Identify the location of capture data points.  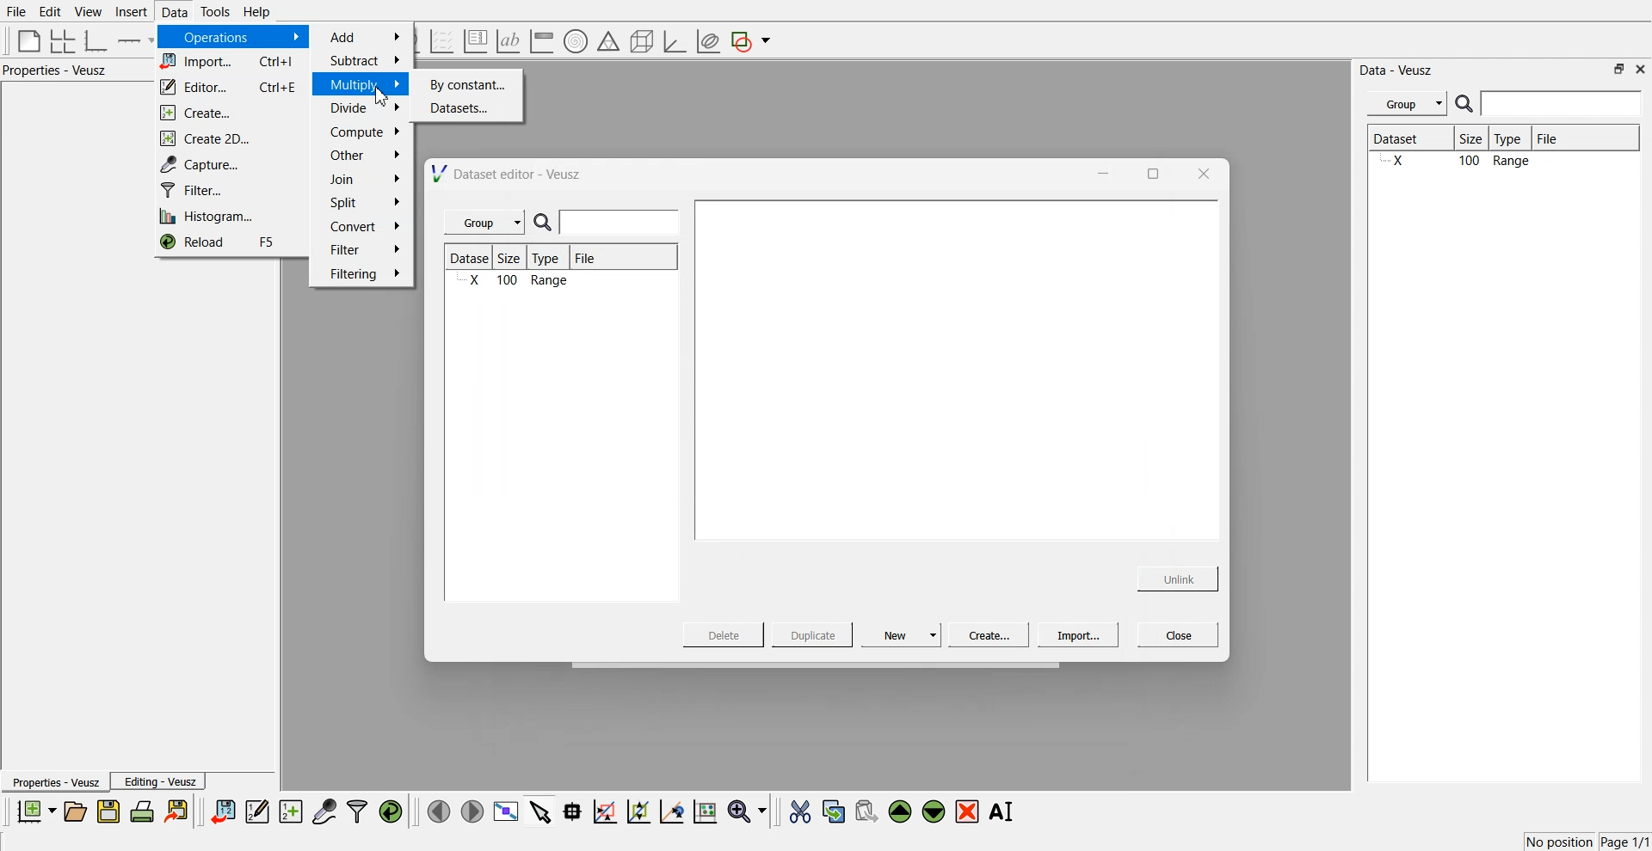
(325, 812).